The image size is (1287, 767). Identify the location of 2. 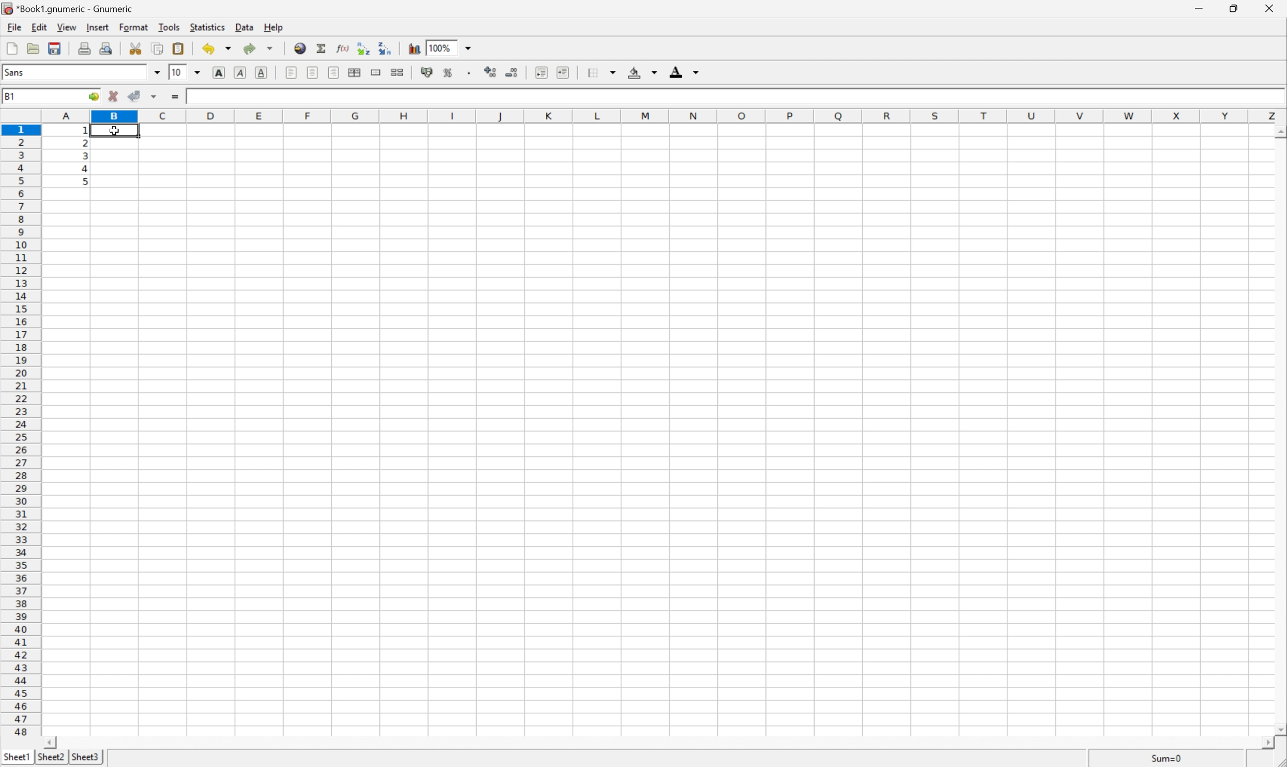
(85, 141).